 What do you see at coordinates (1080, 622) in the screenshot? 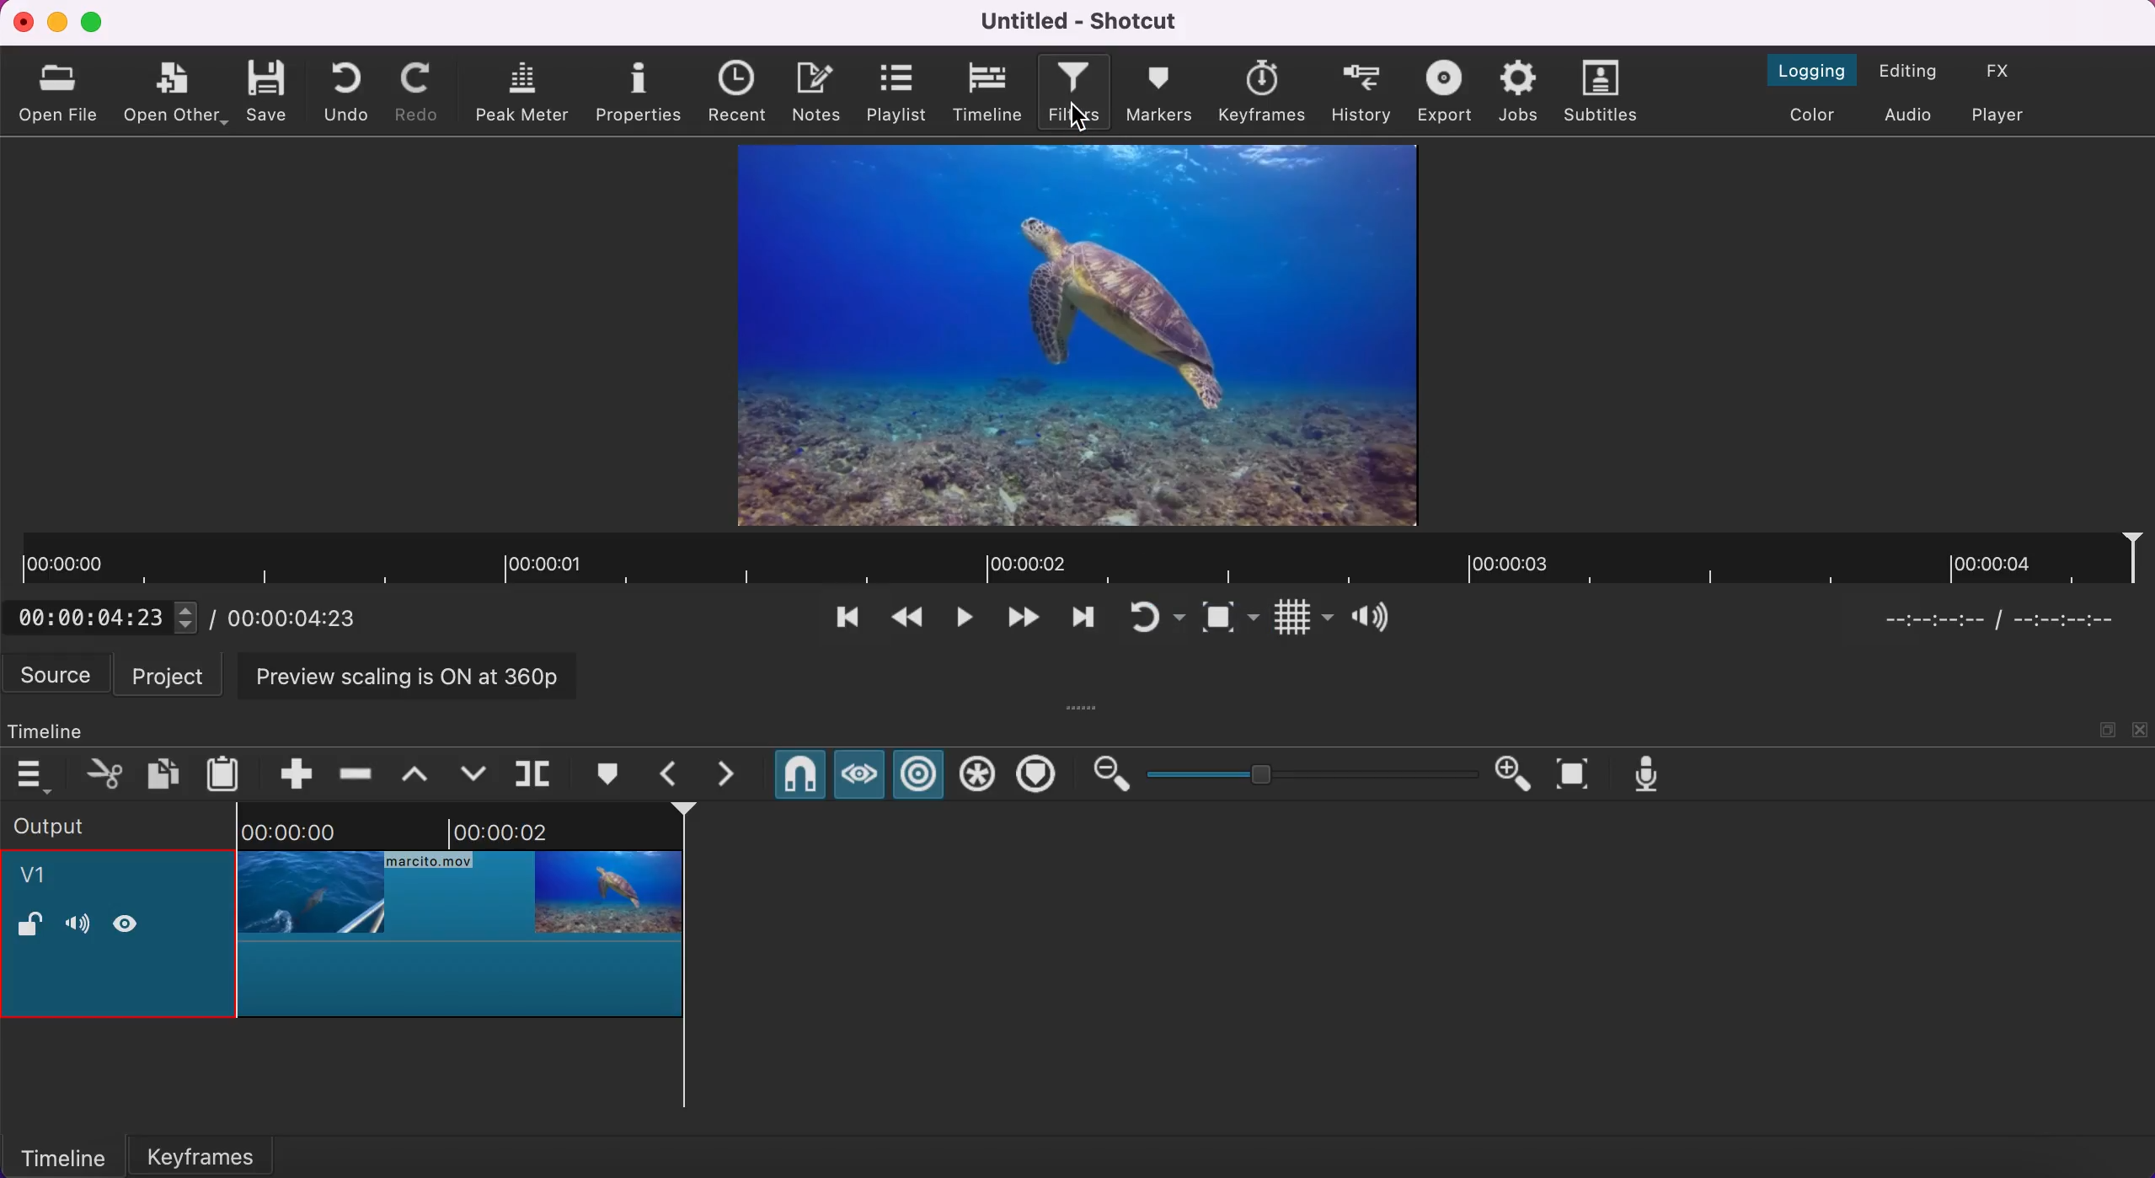
I see `play quickly forwards` at bounding box center [1080, 622].